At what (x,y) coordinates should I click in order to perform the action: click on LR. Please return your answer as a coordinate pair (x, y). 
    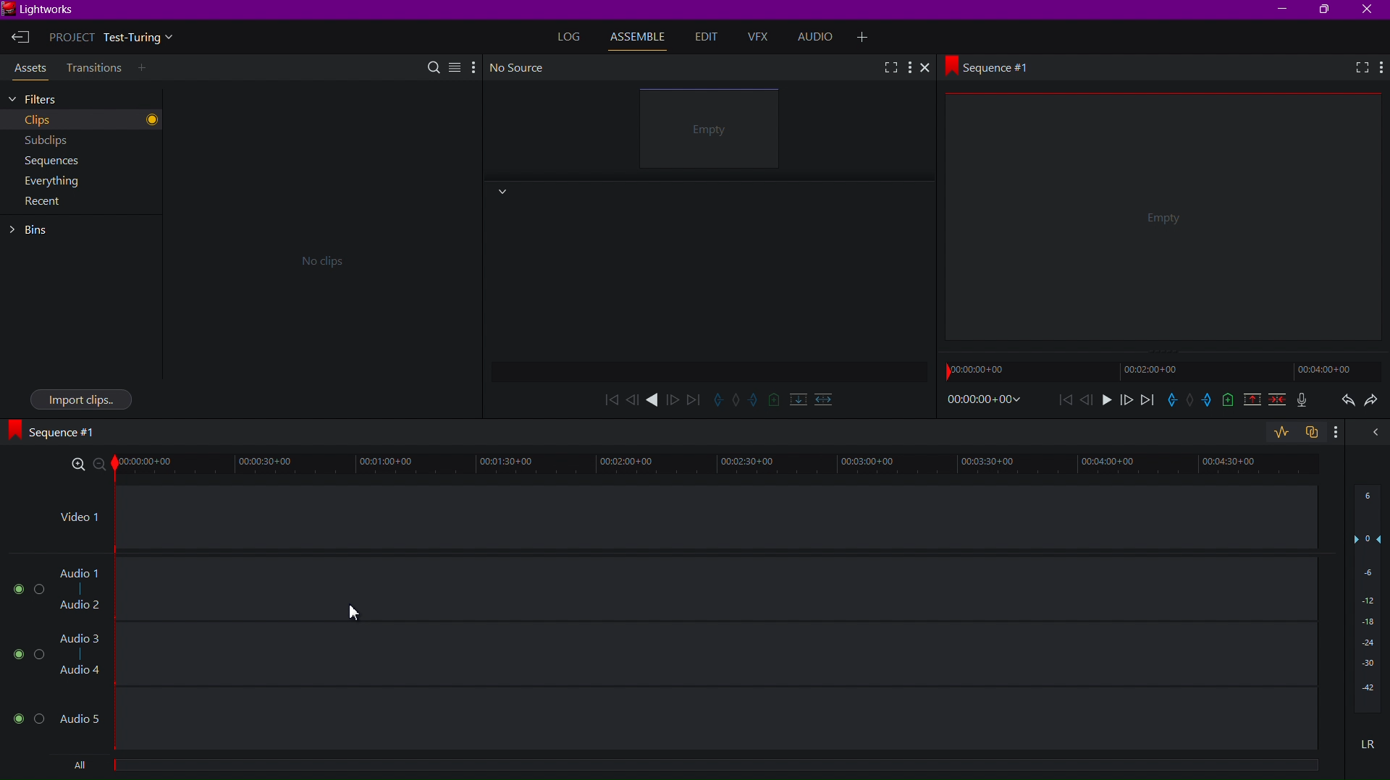
    Looking at the image, I should click on (1369, 743).